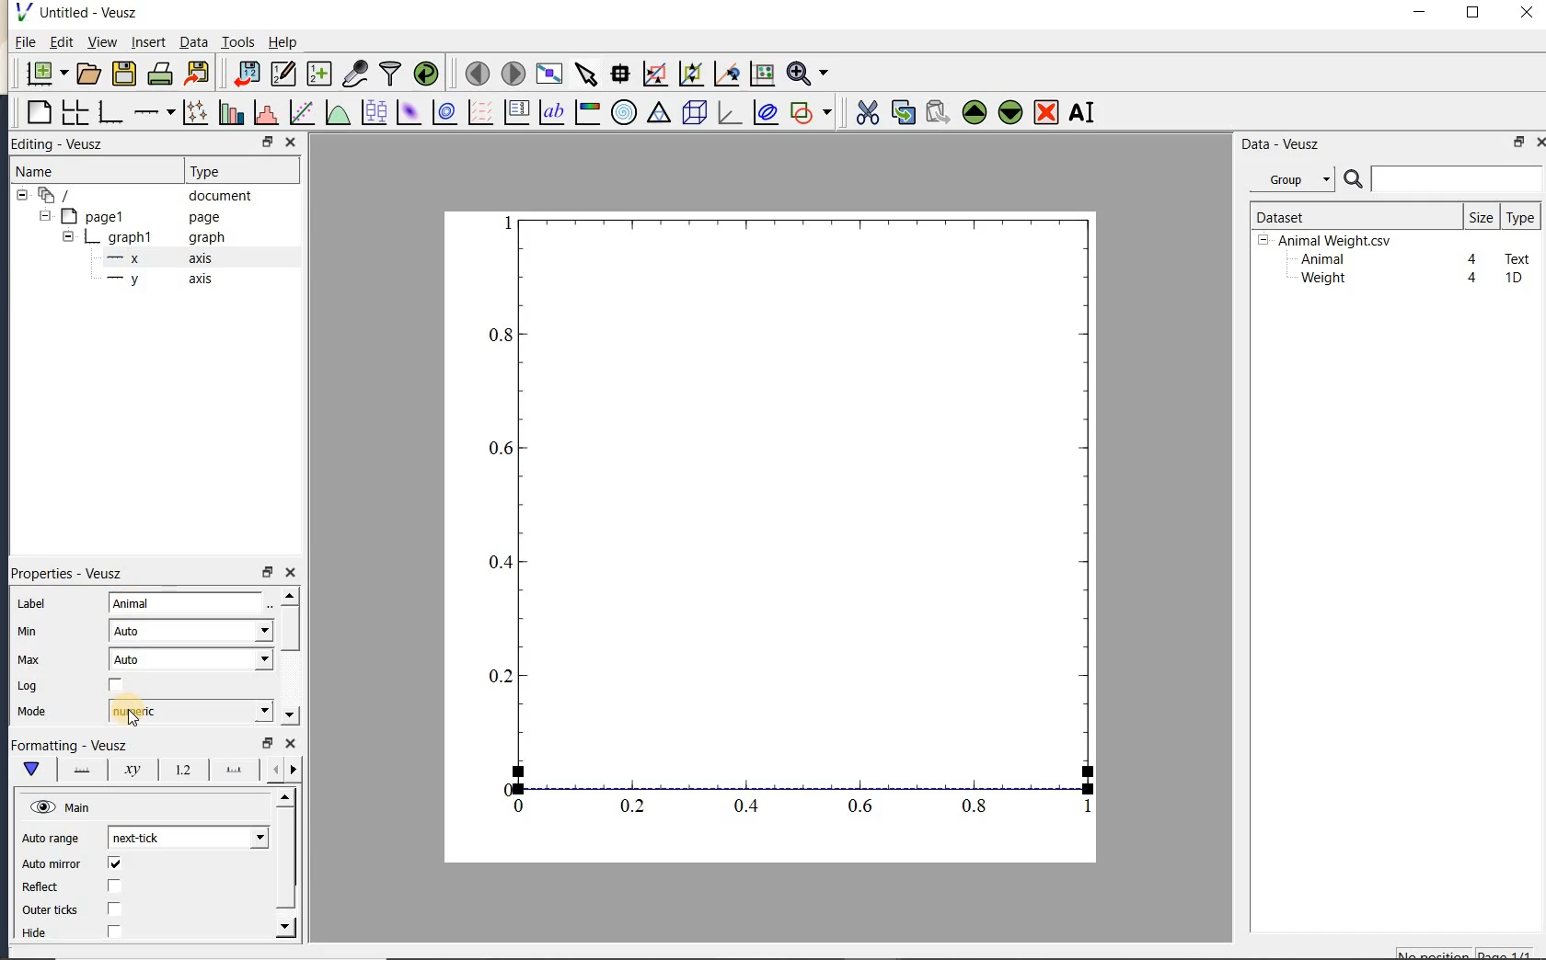 The image size is (1546, 960). What do you see at coordinates (109, 112) in the screenshot?
I see `base graph` at bounding box center [109, 112].